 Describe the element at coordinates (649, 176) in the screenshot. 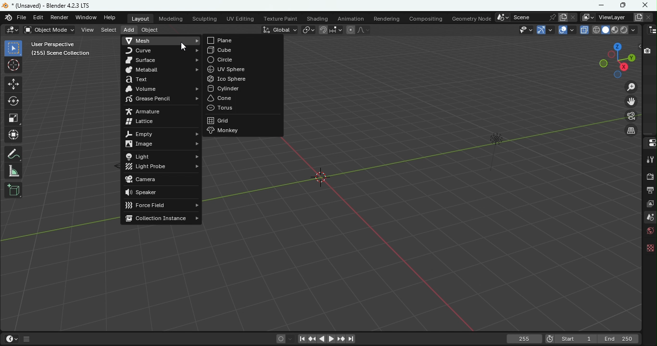

I see `Render` at that location.